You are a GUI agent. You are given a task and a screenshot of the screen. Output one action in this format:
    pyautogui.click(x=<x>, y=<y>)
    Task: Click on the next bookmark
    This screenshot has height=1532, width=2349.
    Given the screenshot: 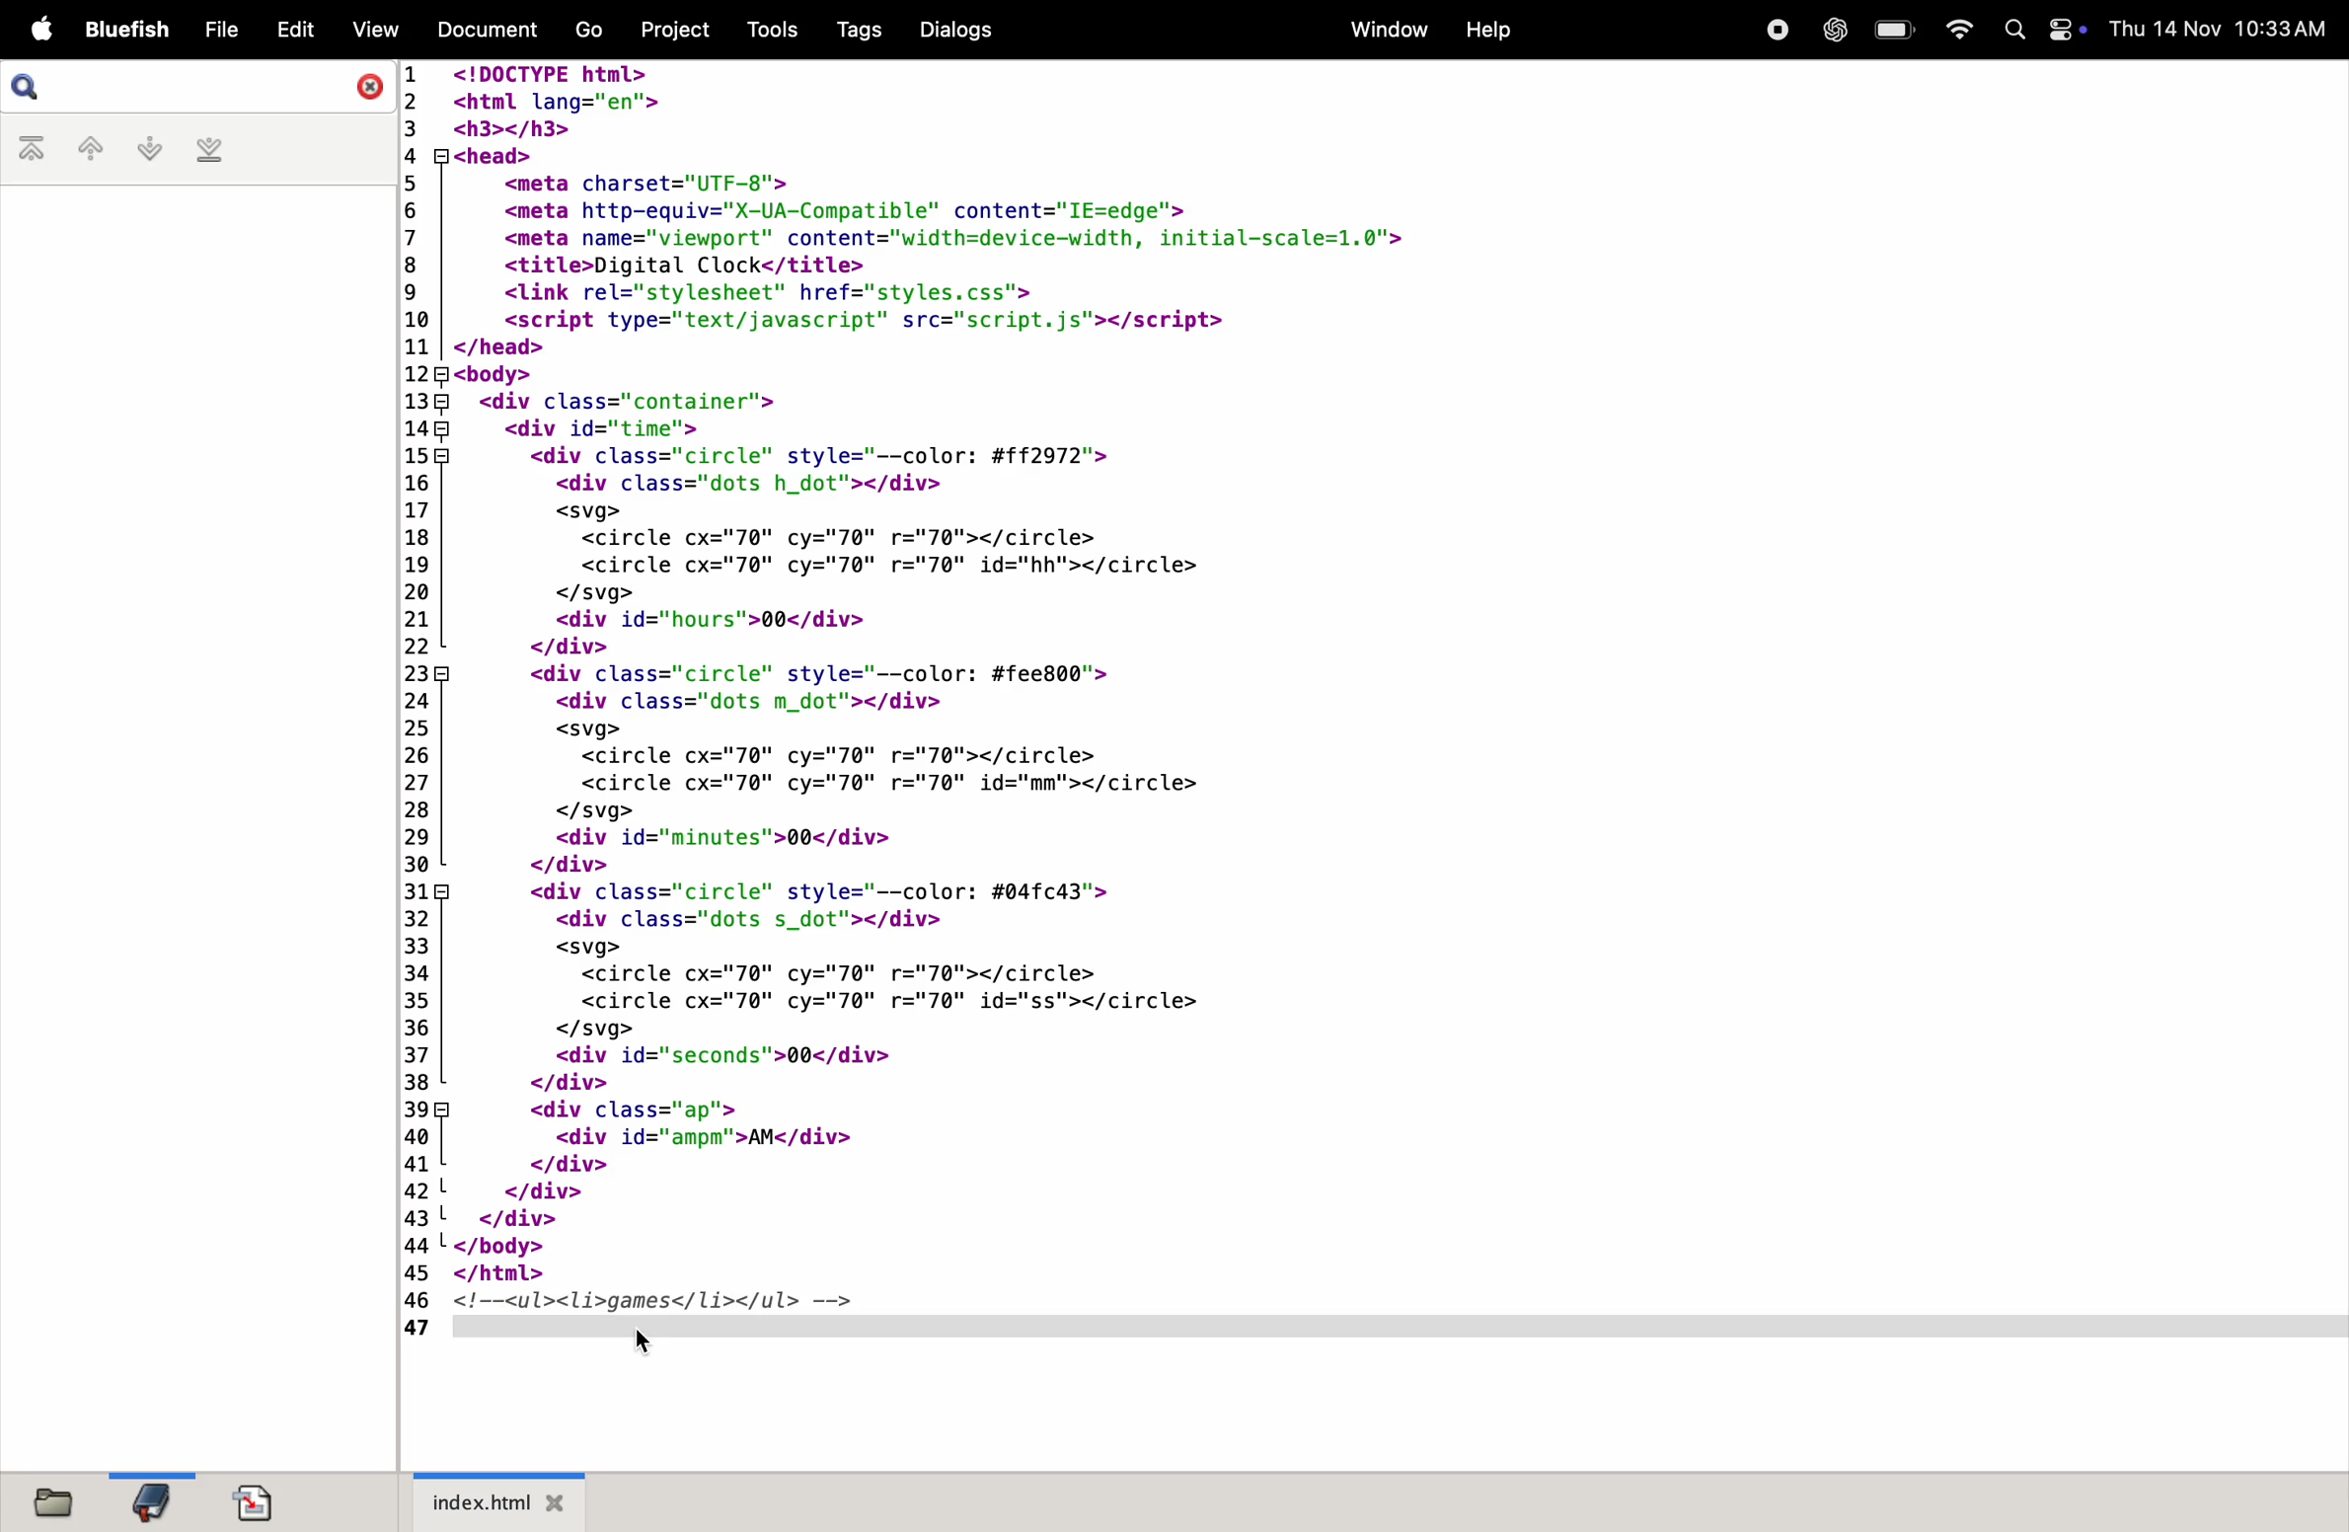 What is the action you would take?
    pyautogui.click(x=147, y=149)
    